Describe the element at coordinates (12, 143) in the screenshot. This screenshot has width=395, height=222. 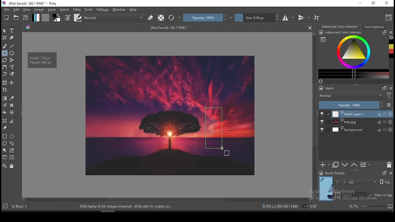
I see `freehand selection tool` at that location.